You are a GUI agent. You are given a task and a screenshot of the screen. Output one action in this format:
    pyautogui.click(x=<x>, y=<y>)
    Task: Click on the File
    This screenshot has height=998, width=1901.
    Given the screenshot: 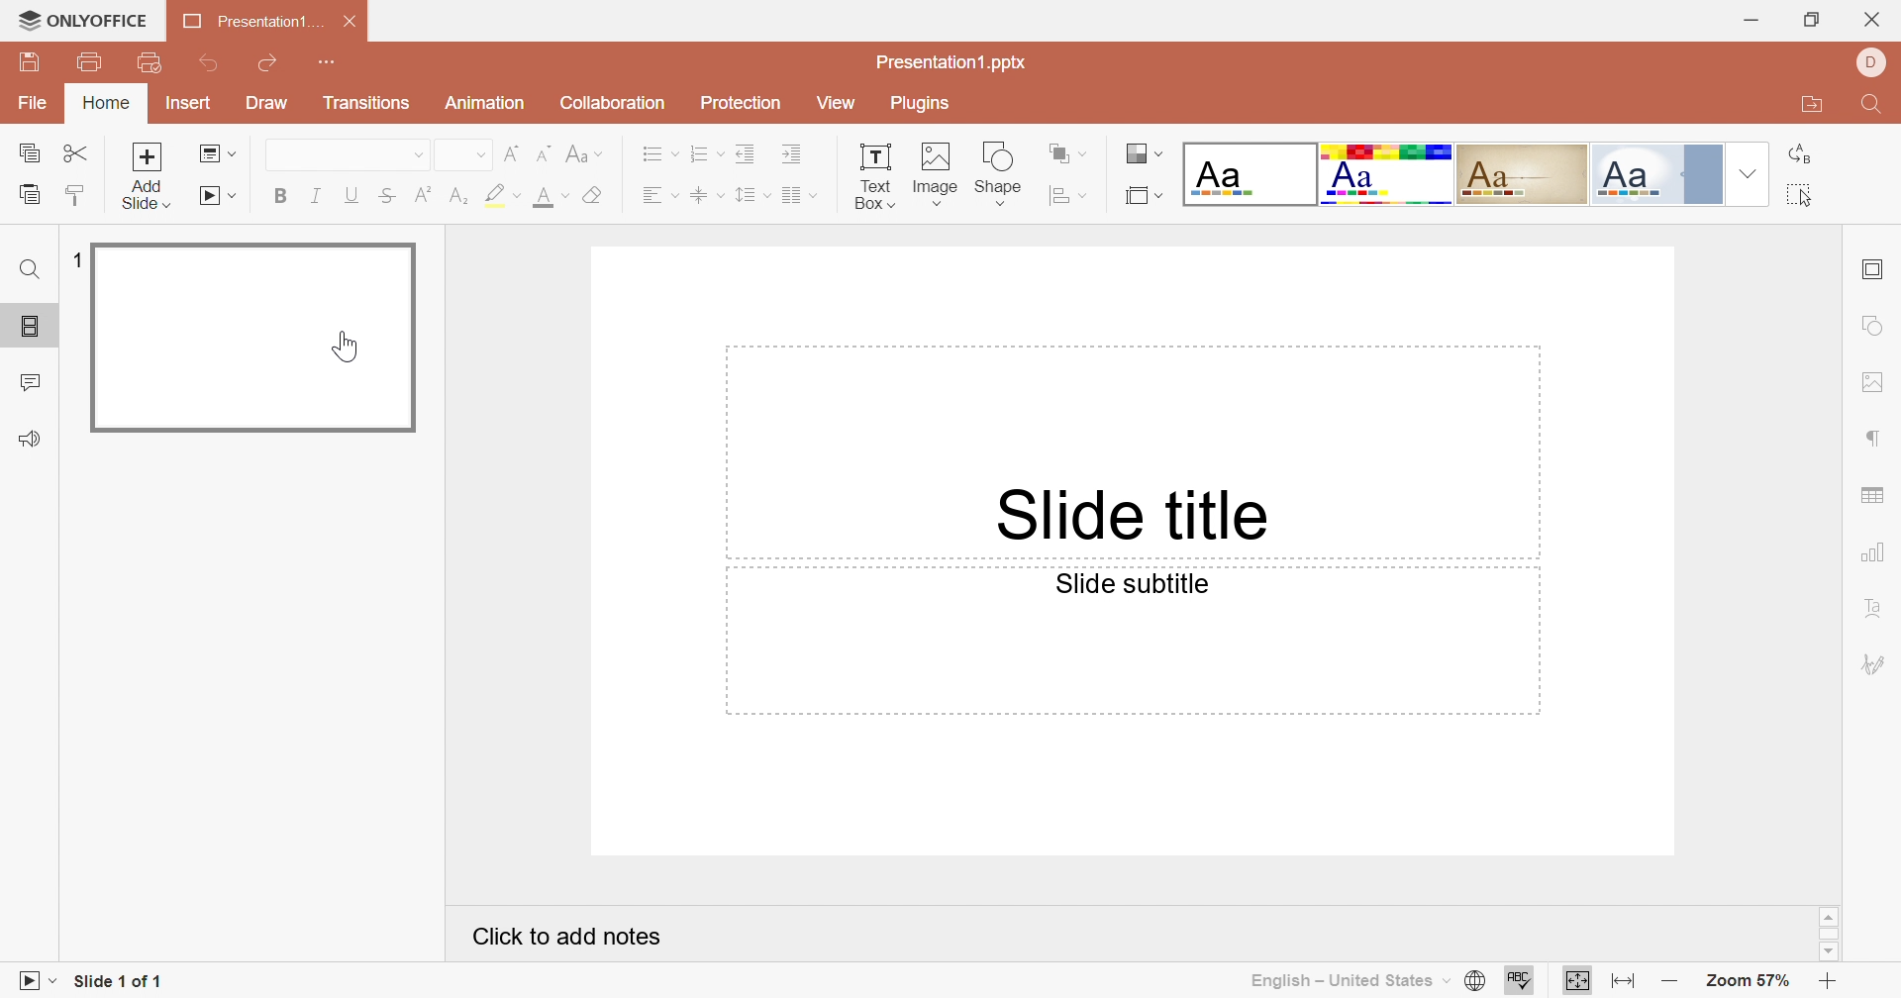 What is the action you would take?
    pyautogui.click(x=33, y=105)
    